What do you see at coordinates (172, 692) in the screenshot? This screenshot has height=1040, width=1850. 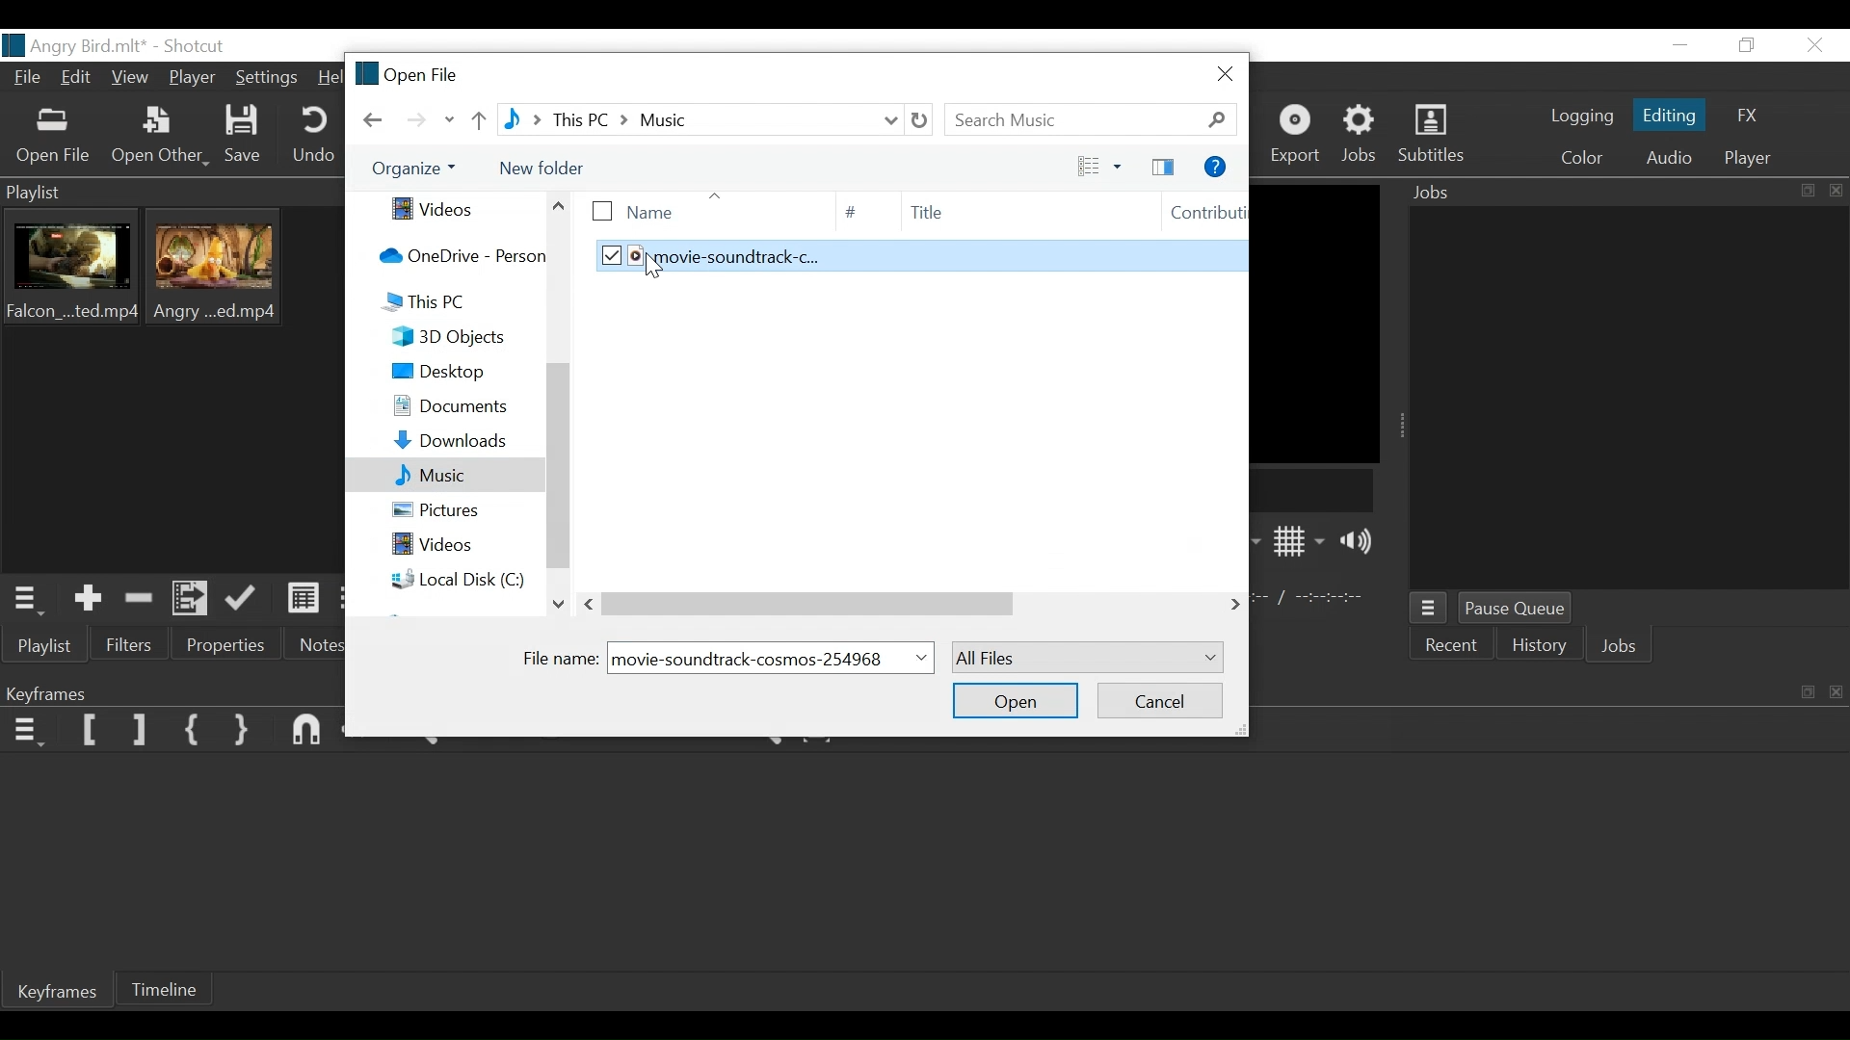 I see `Keyframe Panel` at bounding box center [172, 692].